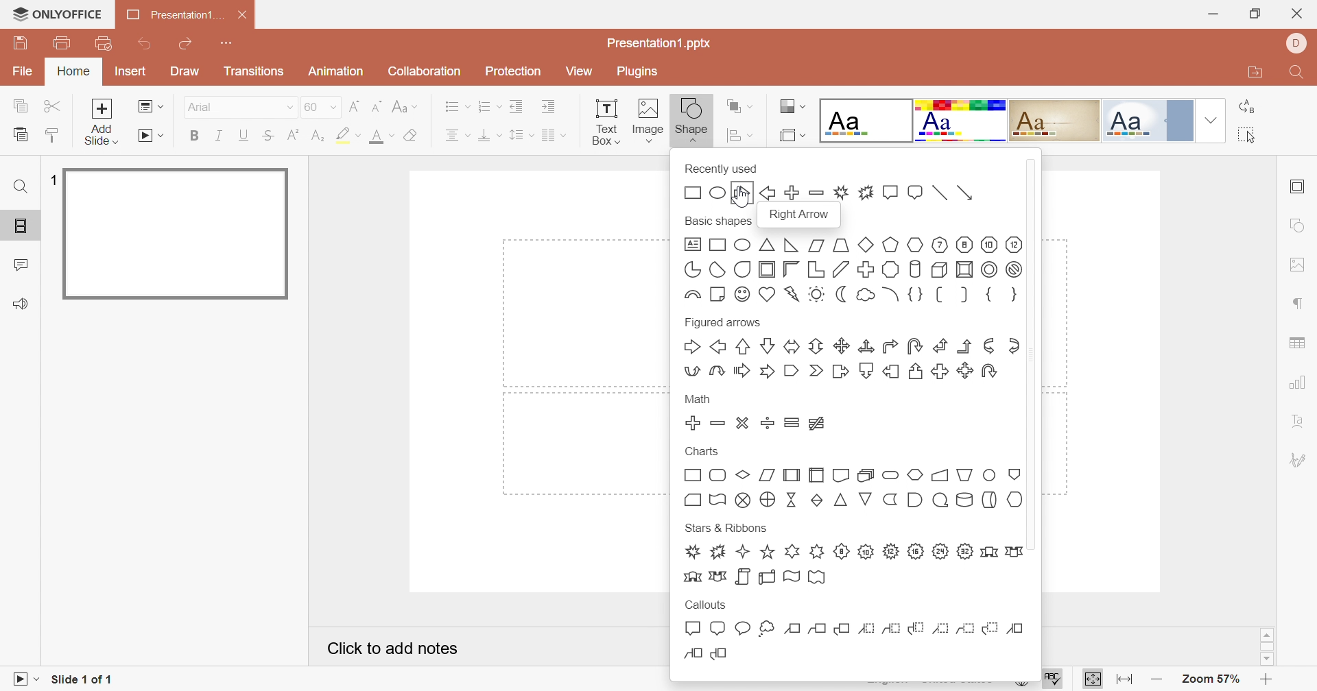 The image size is (1317, 691). Describe the element at coordinates (1301, 225) in the screenshot. I see `Shape settings` at that location.